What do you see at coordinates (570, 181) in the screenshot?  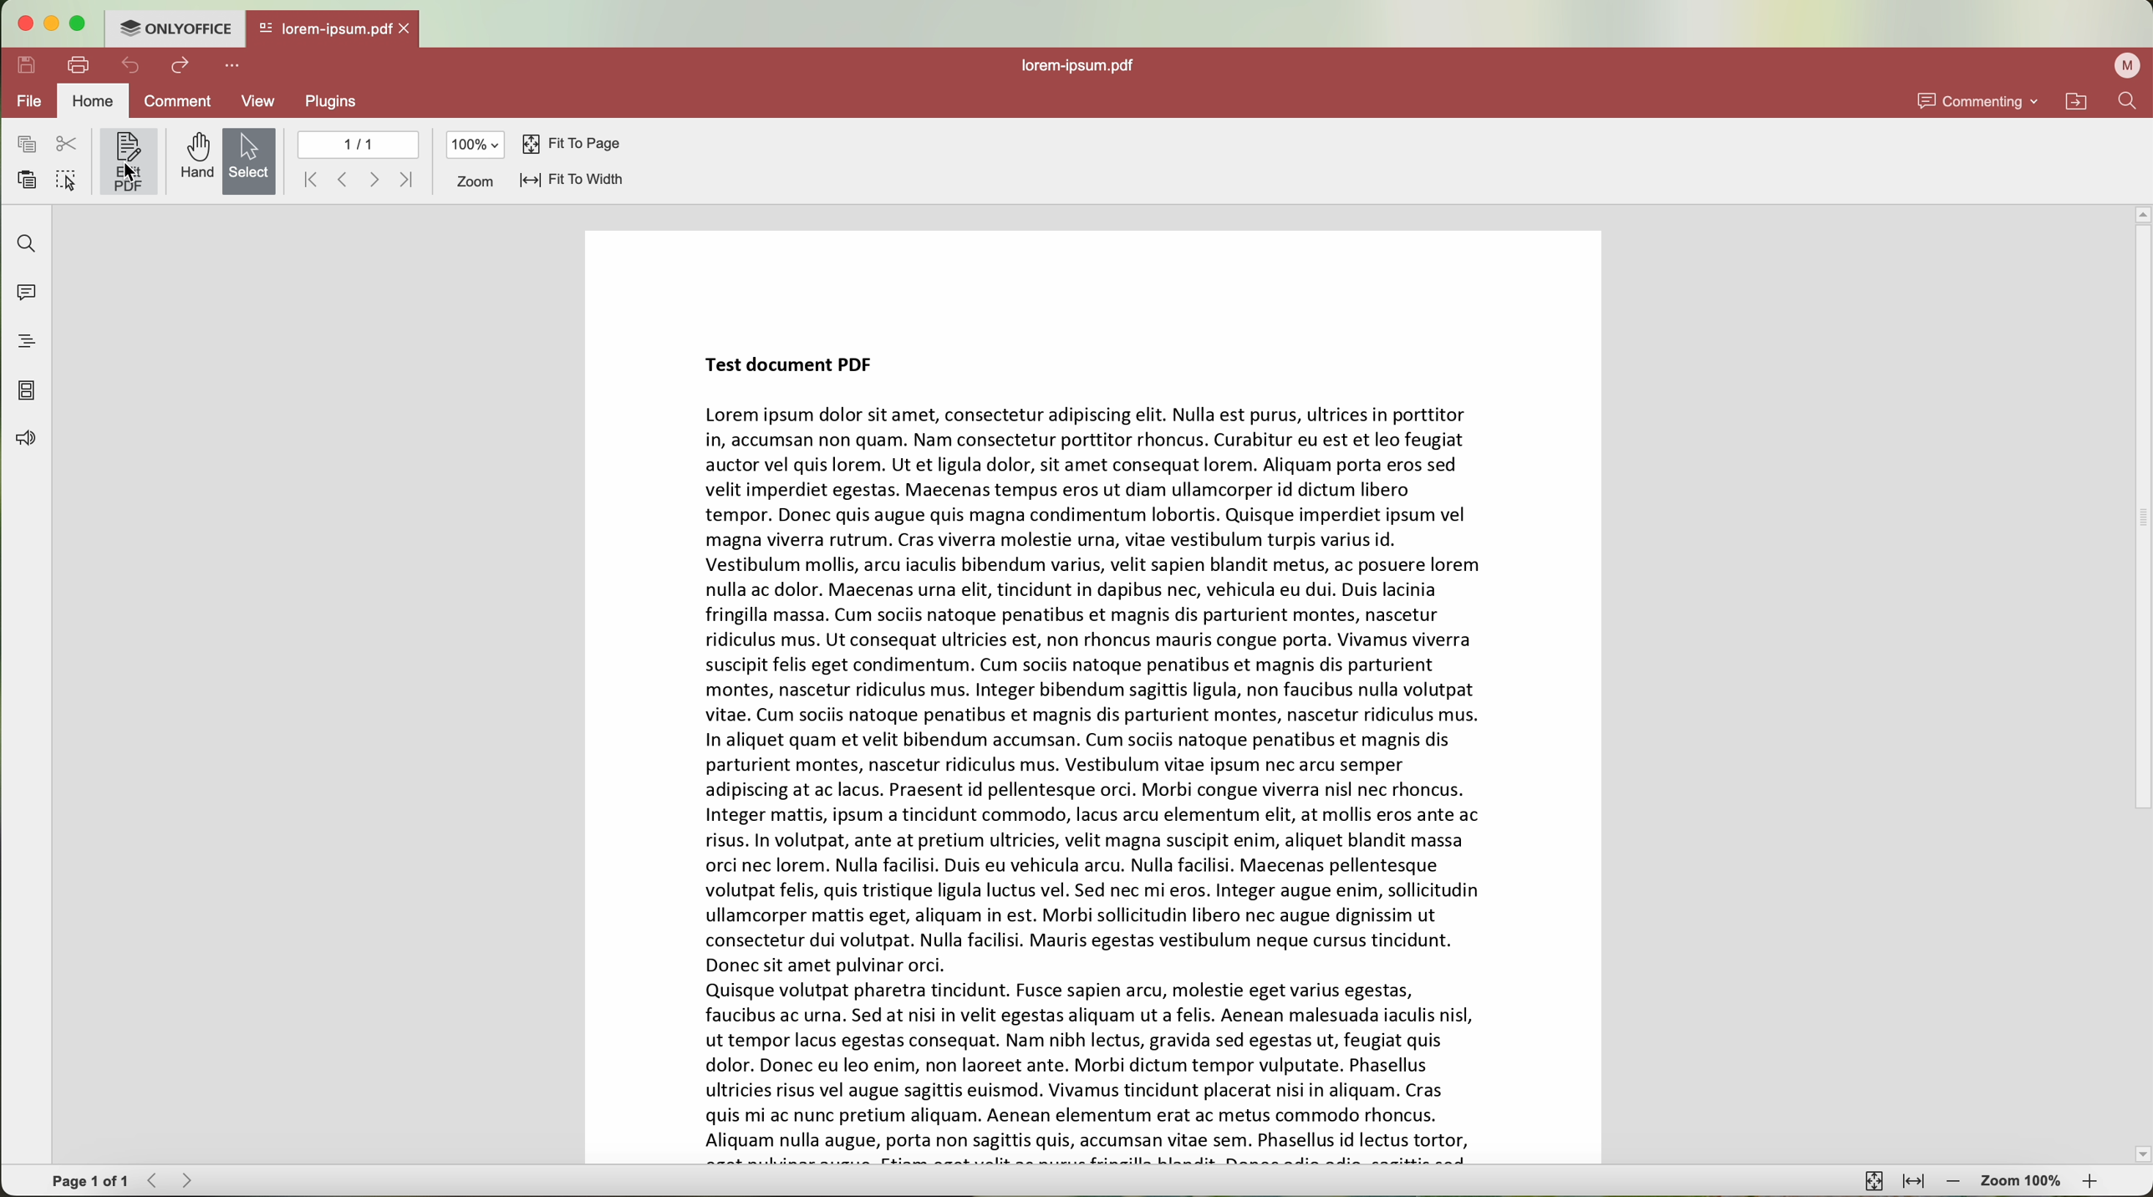 I see `fit to width` at bounding box center [570, 181].